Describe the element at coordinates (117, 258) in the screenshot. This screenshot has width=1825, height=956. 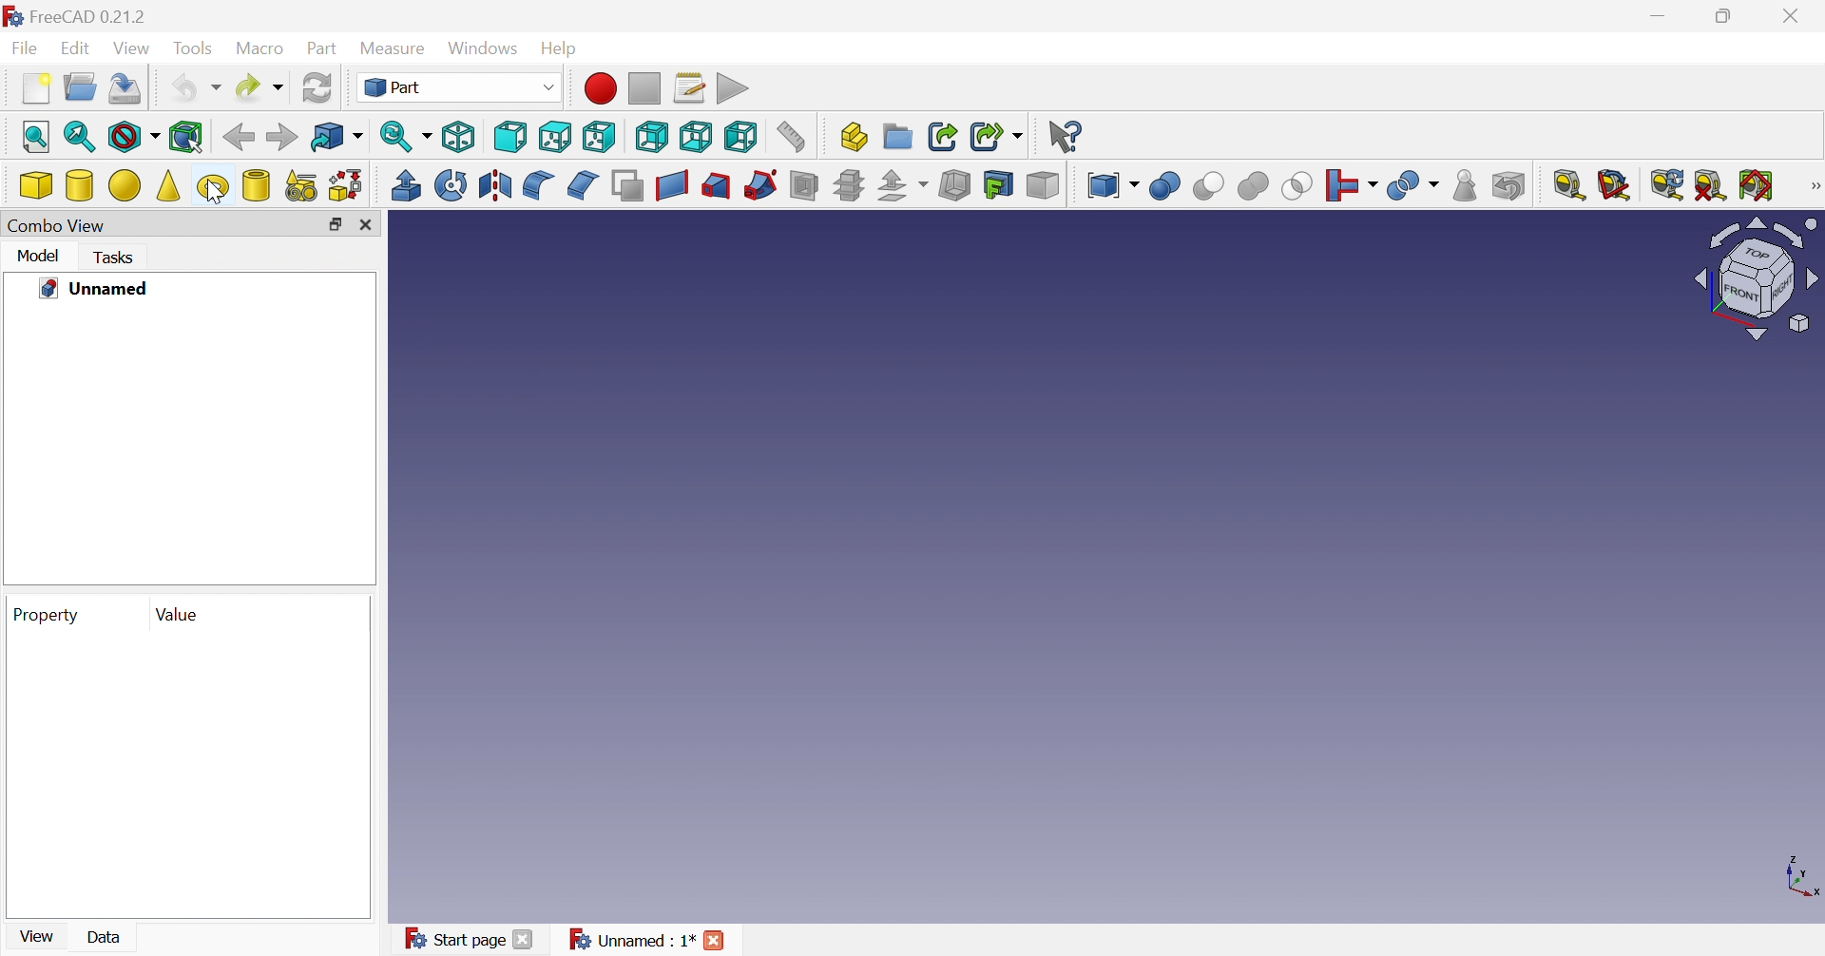
I see `Tasks` at that location.